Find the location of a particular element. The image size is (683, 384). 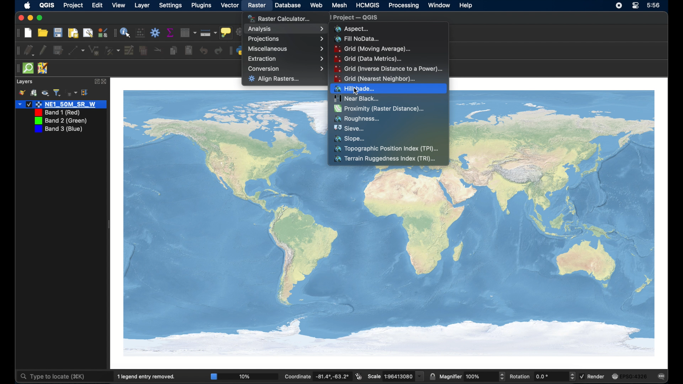

vertex tool is located at coordinates (112, 50).